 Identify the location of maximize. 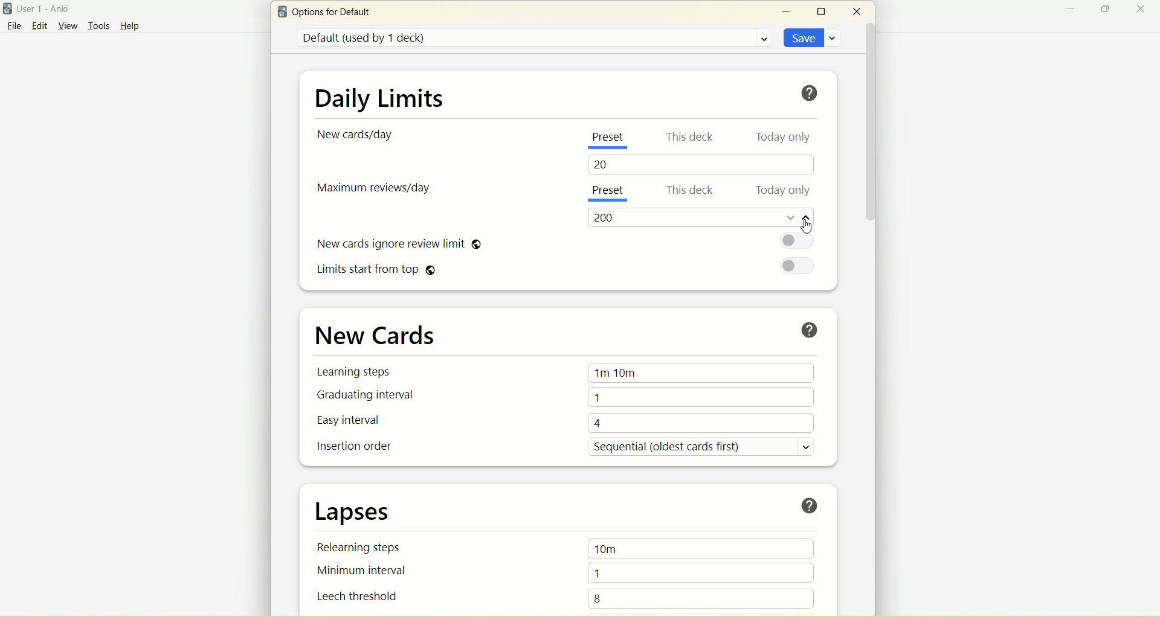
(823, 10).